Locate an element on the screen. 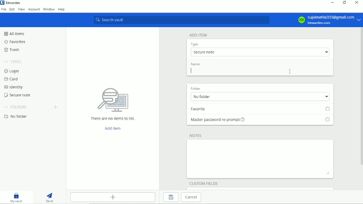 The image size is (363, 204). Send is located at coordinates (50, 197).